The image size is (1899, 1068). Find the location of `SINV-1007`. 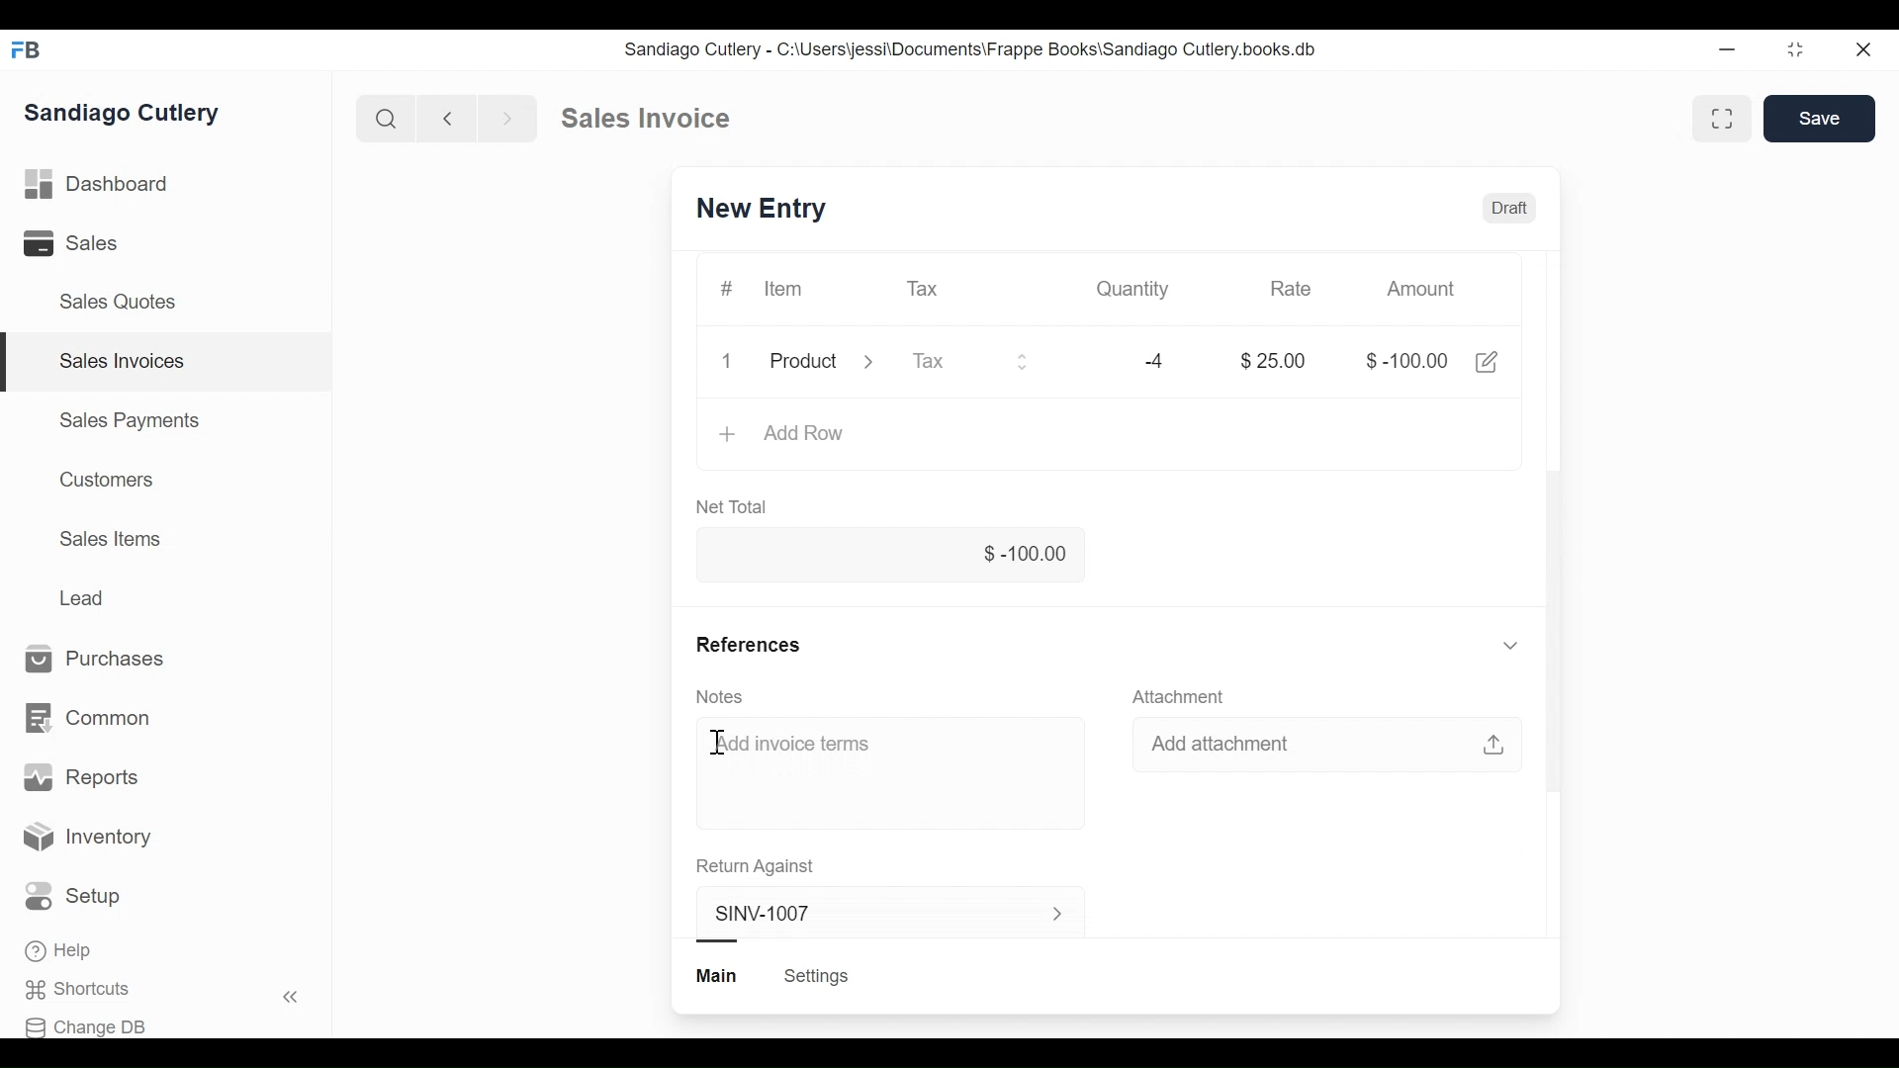

SINV-1007 is located at coordinates (879, 914).